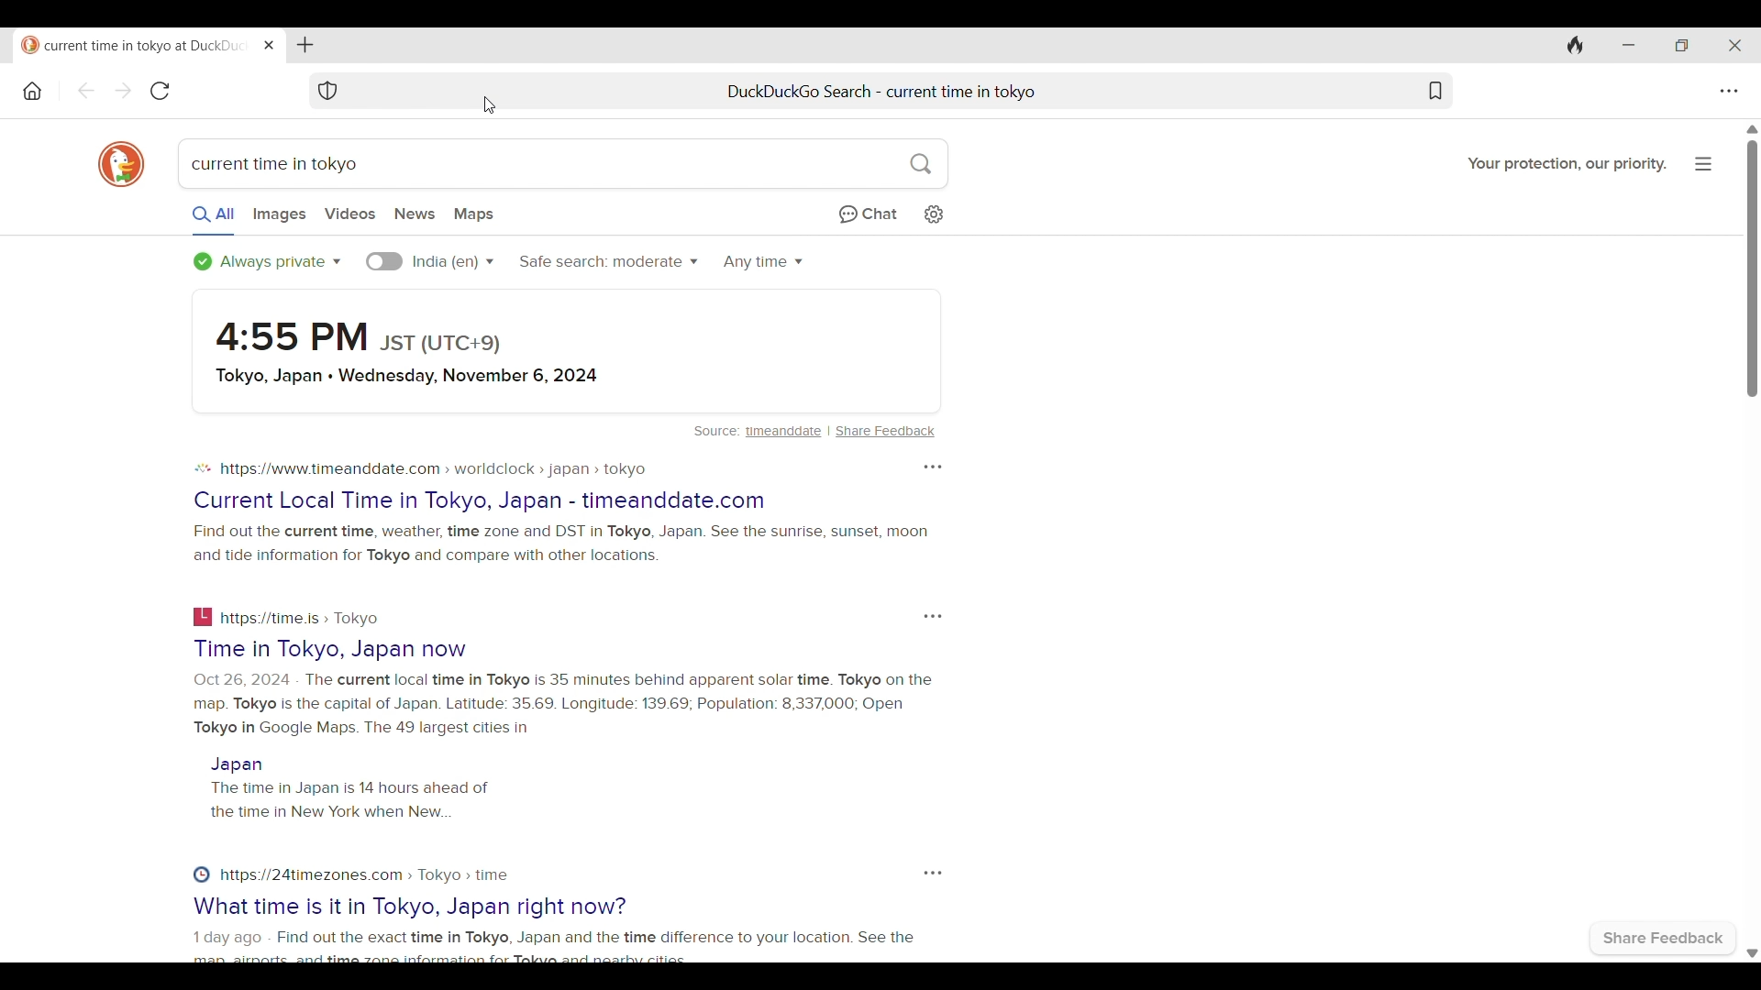  What do you see at coordinates (412, 376) in the screenshot?
I see `Tokyo, Japan + Wednesday, November 6, 2024` at bounding box center [412, 376].